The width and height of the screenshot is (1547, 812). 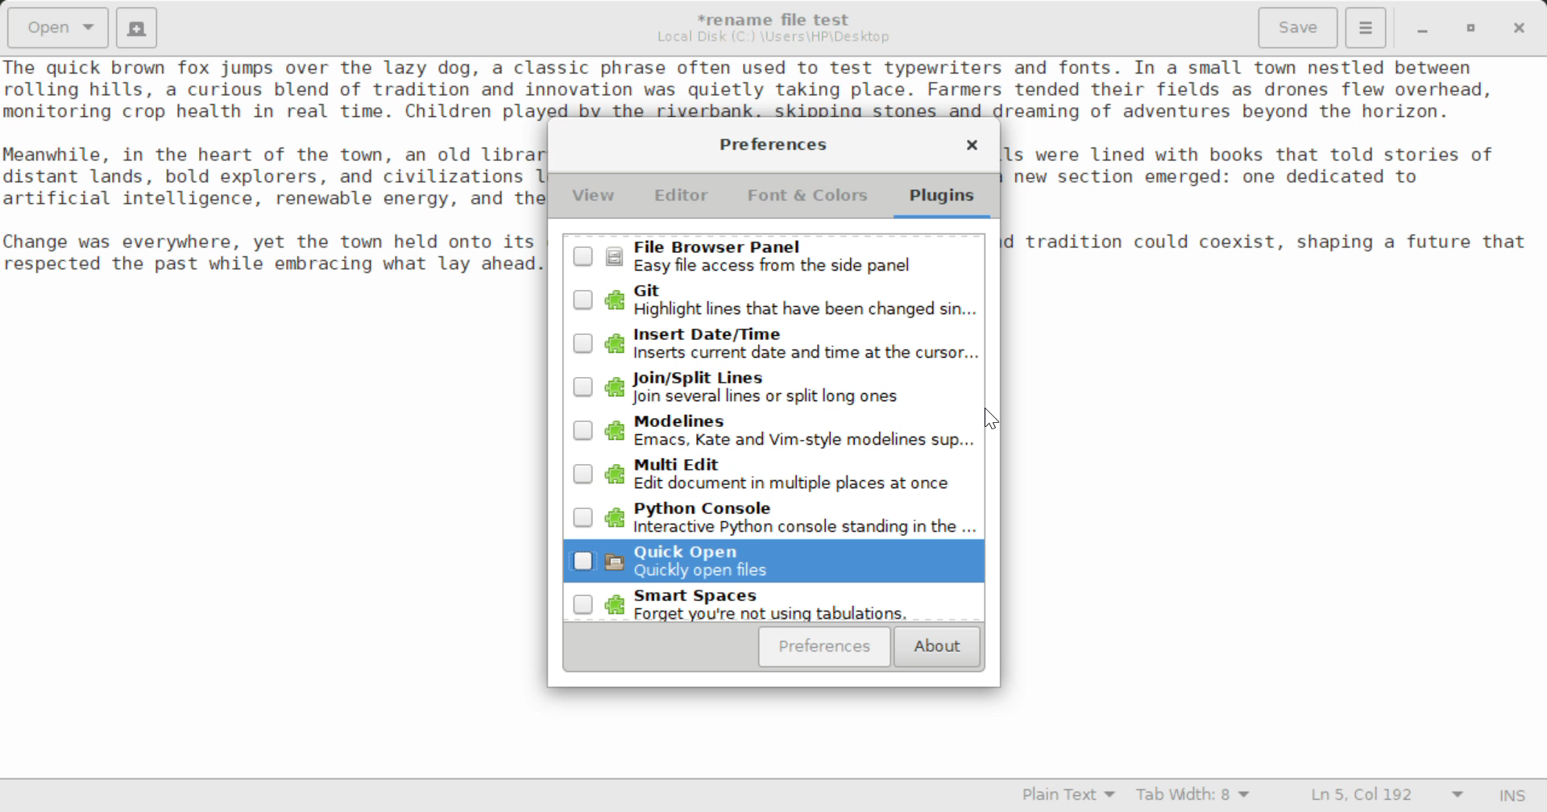 What do you see at coordinates (769, 432) in the screenshot?
I see `Modelines Plugin Unselected` at bounding box center [769, 432].